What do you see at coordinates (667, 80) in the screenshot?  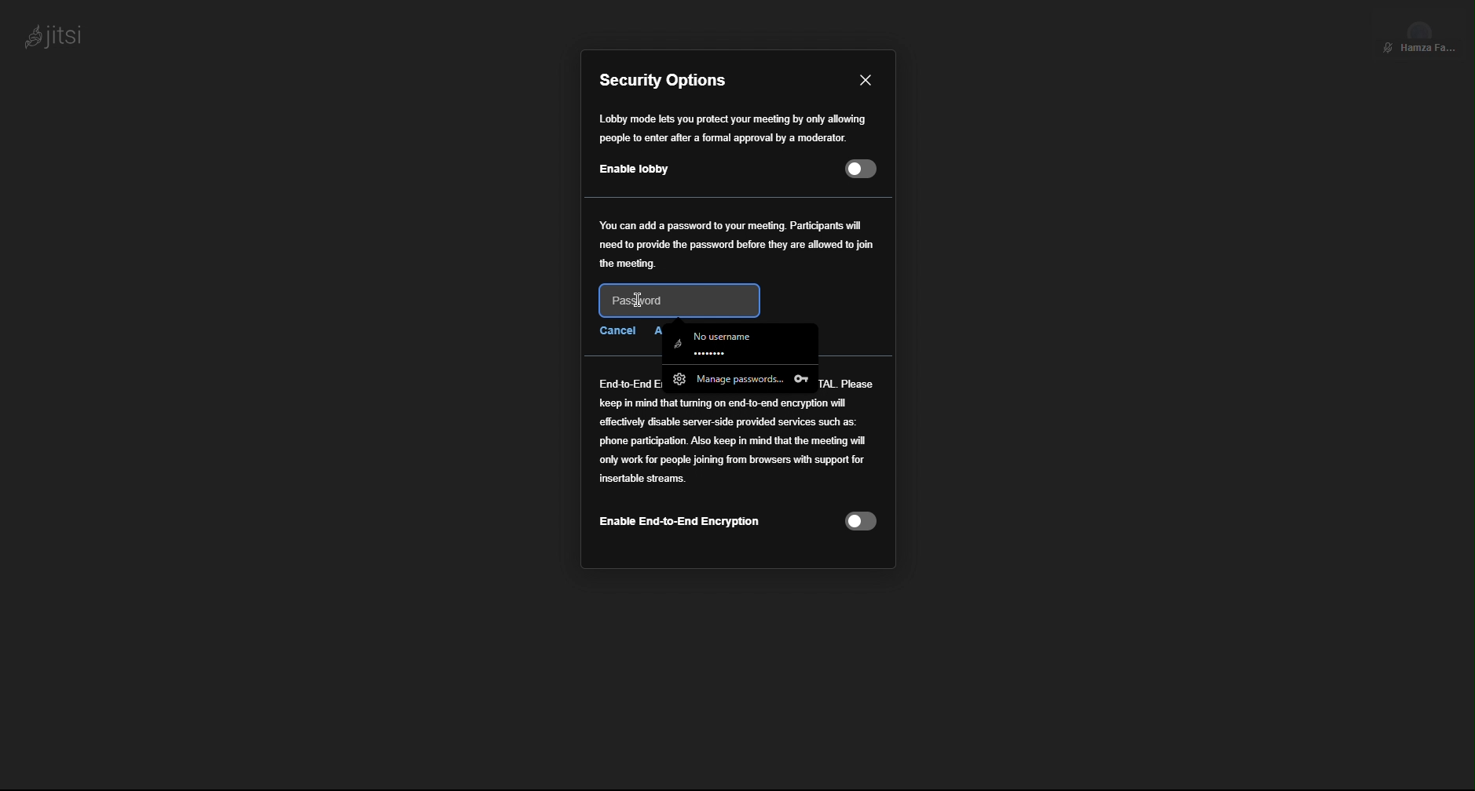 I see `Security Options` at bounding box center [667, 80].